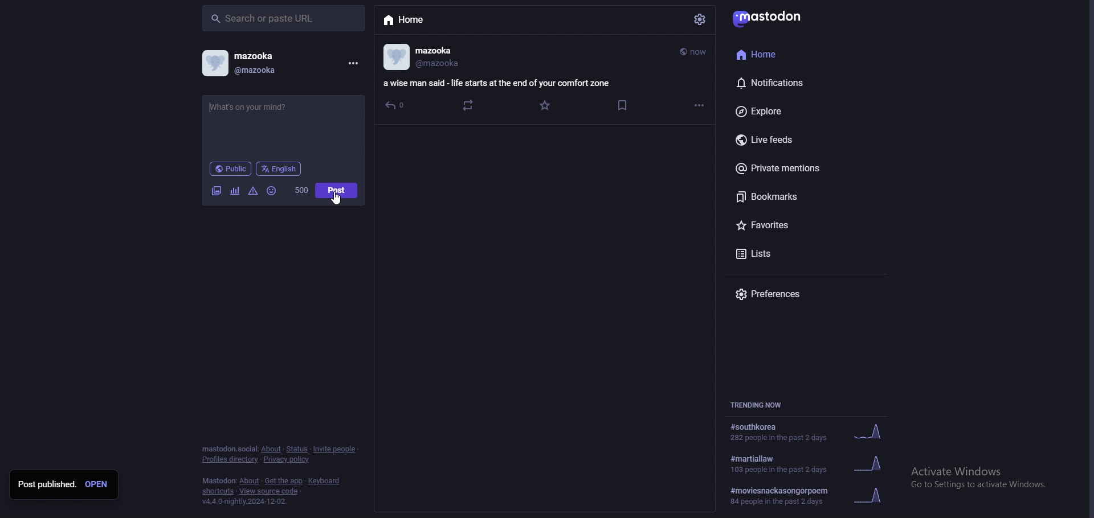 Image resolution: width=1094 pixels, height=518 pixels. Describe the element at coordinates (218, 481) in the screenshot. I see `mastodon` at that location.